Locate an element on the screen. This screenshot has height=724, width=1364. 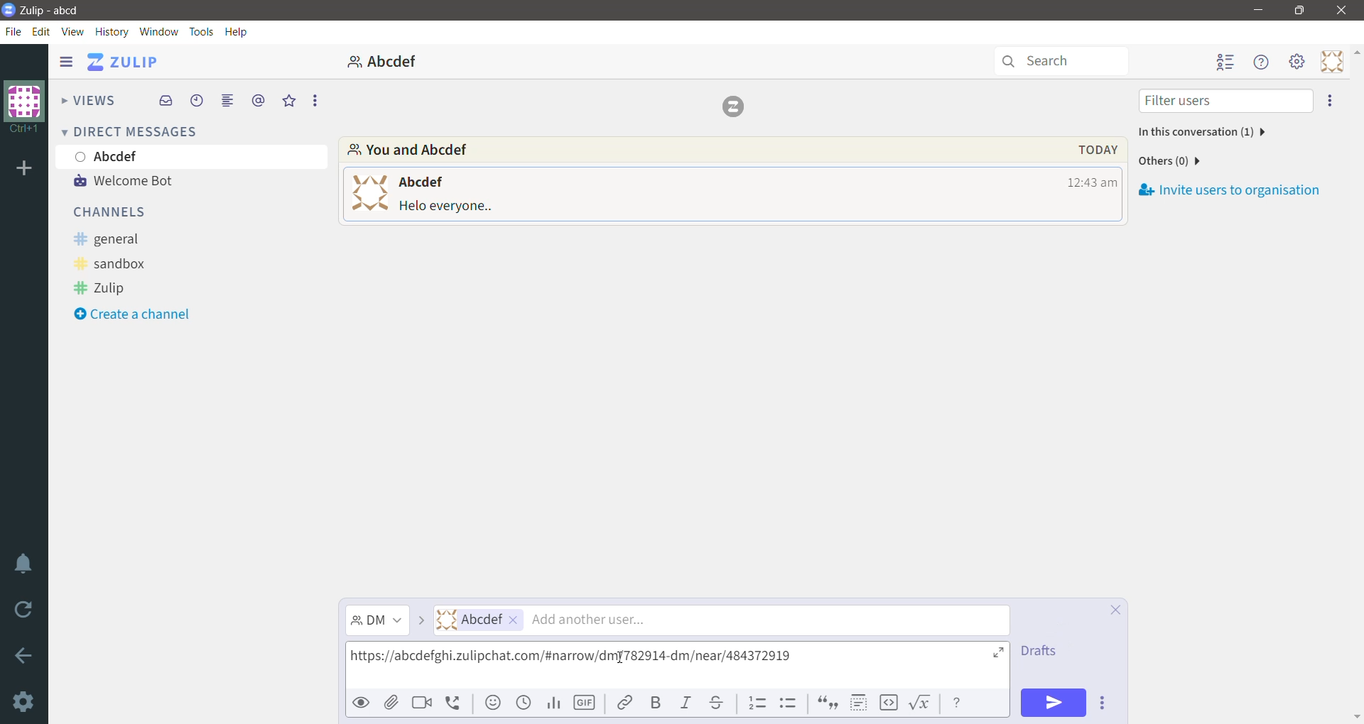
Starred Messages is located at coordinates (286, 101).